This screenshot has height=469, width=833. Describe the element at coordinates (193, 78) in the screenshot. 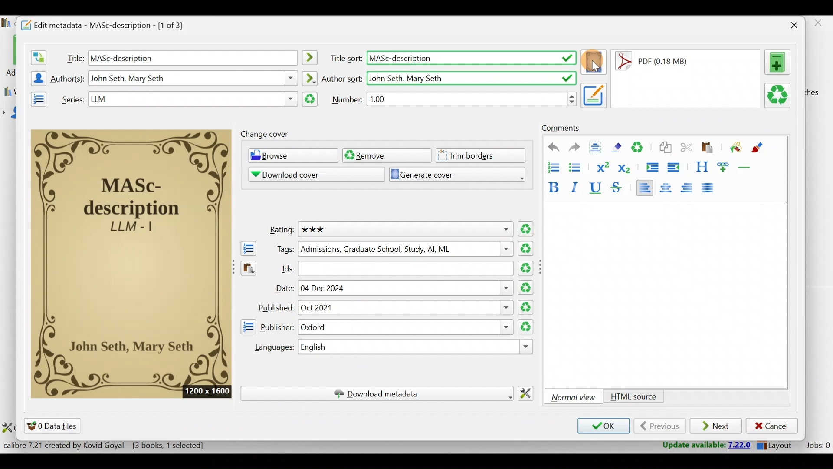

I see `` at that location.